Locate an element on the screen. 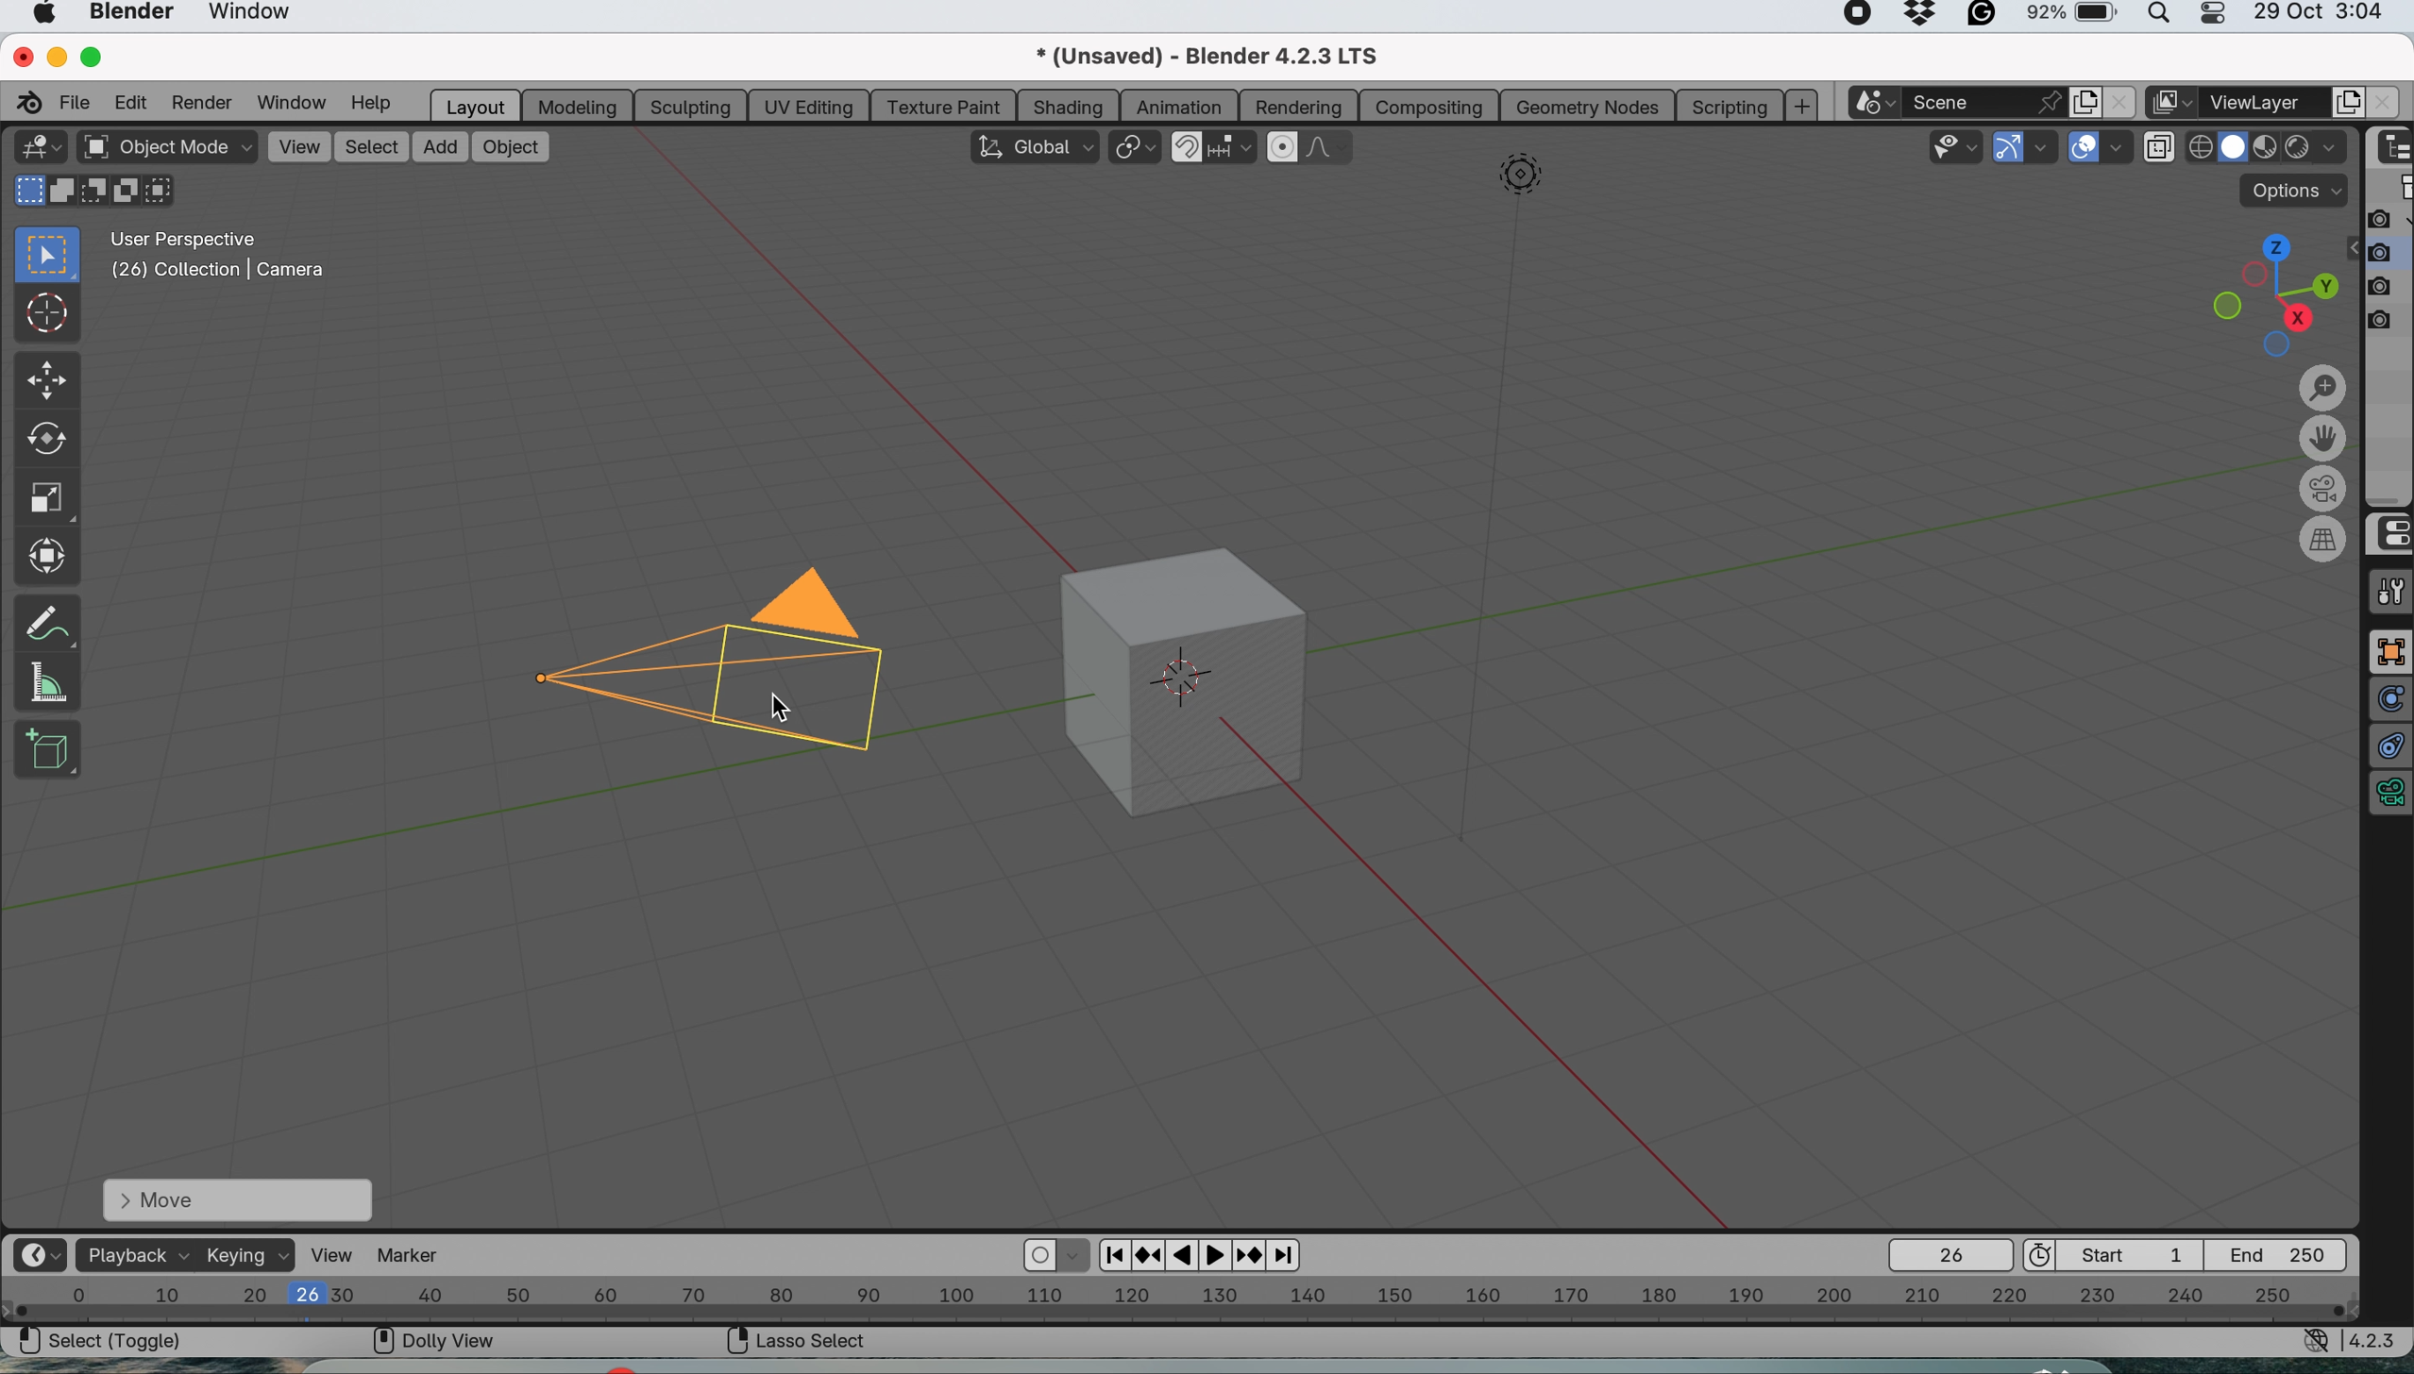 The height and width of the screenshot is (1374, 2414). *(Unsaved) - Blend 4.2.3 LTS is located at coordinates (1229, 56).